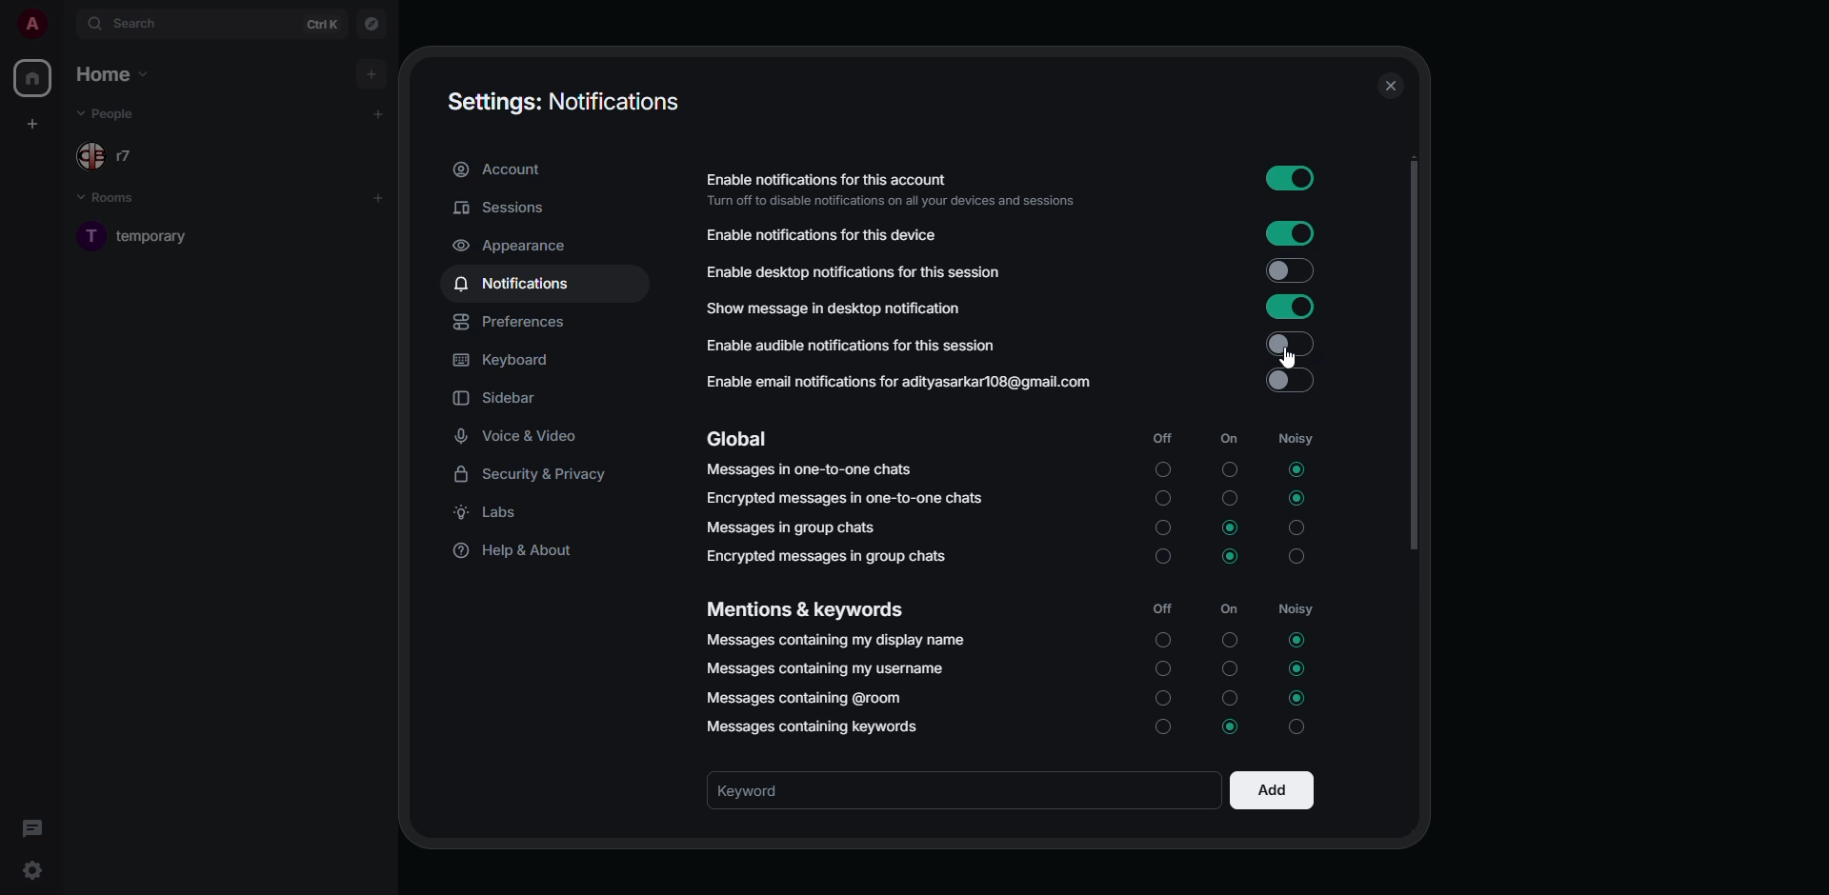 The image size is (1829, 895). Describe the element at coordinates (114, 156) in the screenshot. I see `people` at that location.